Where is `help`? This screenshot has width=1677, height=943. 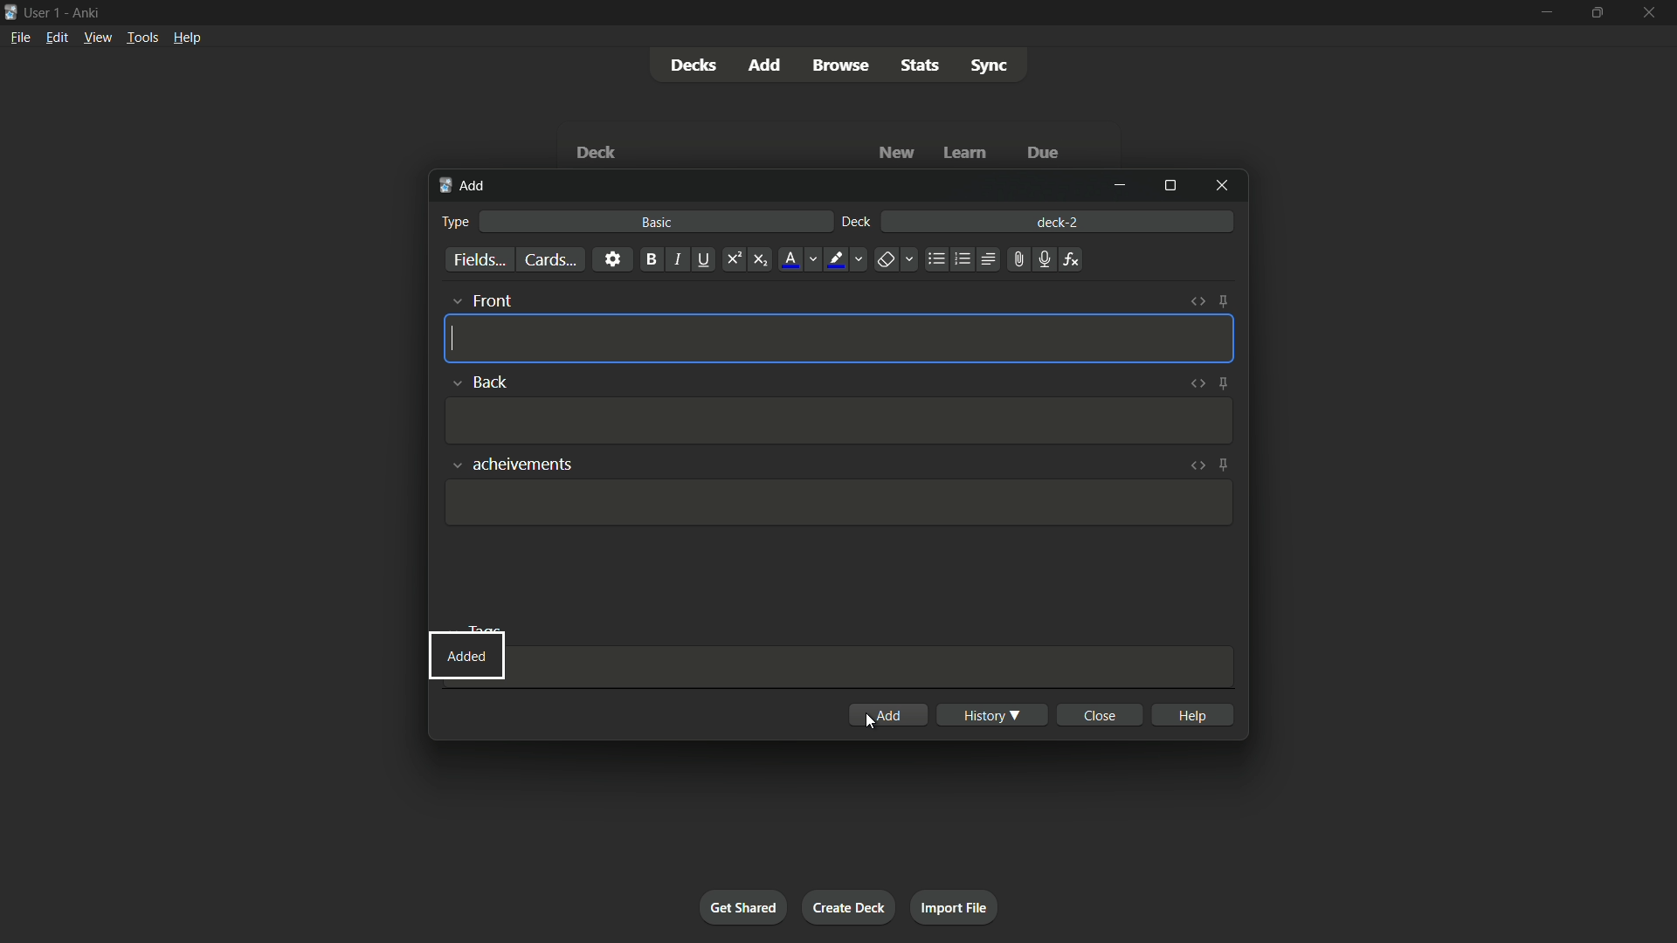 help is located at coordinates (1191, 714).